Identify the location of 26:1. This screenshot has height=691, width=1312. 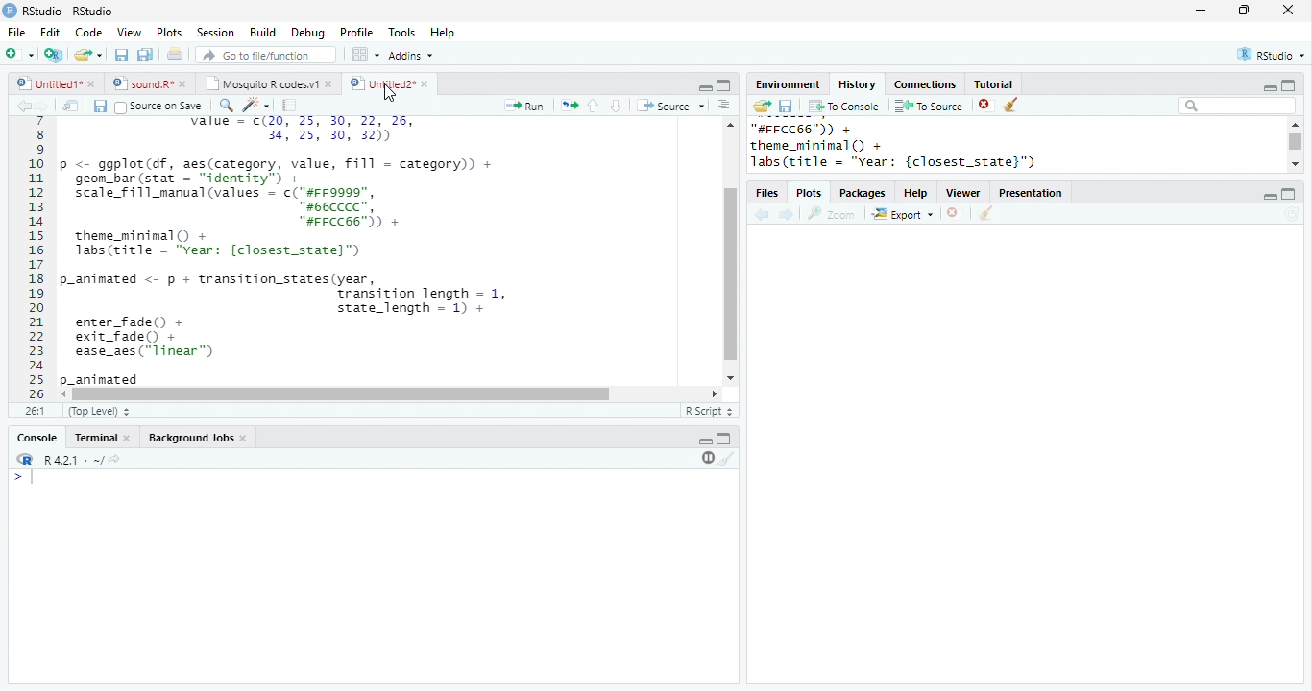
(36, 411).